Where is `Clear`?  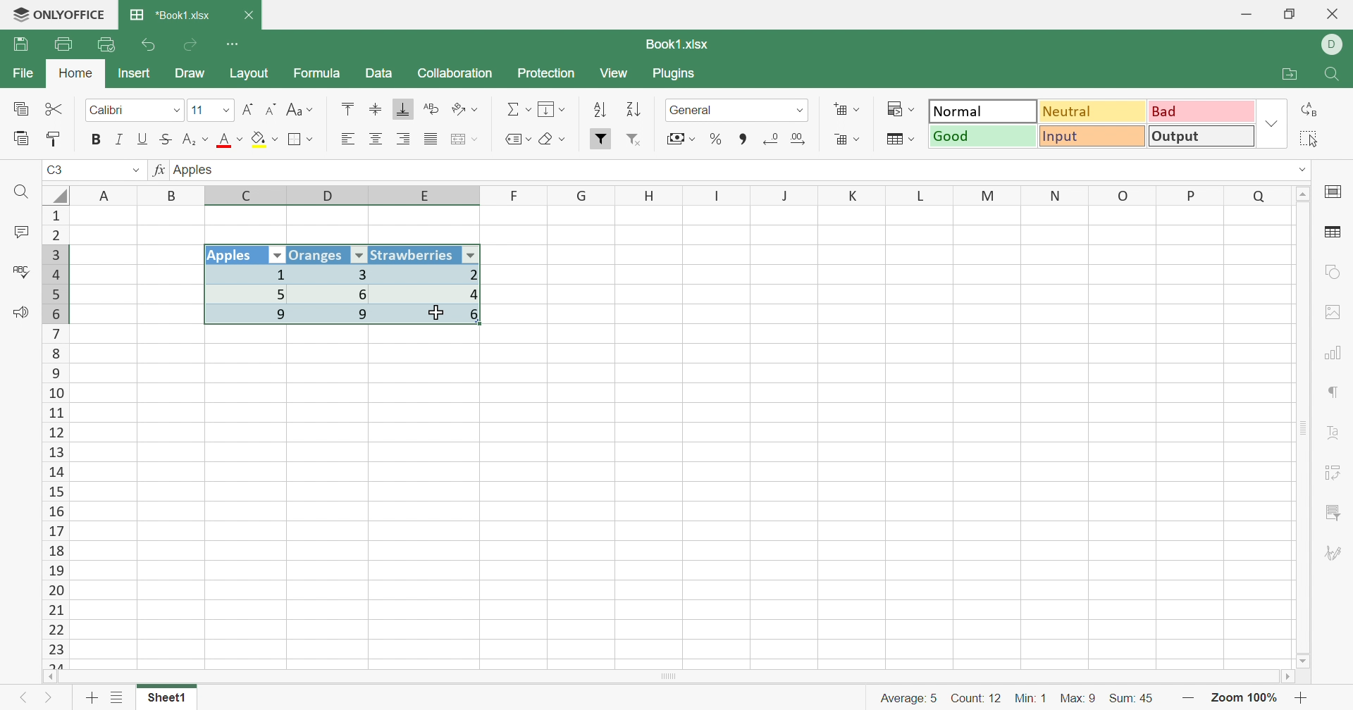
Clear is located at coordinates (555, 141).